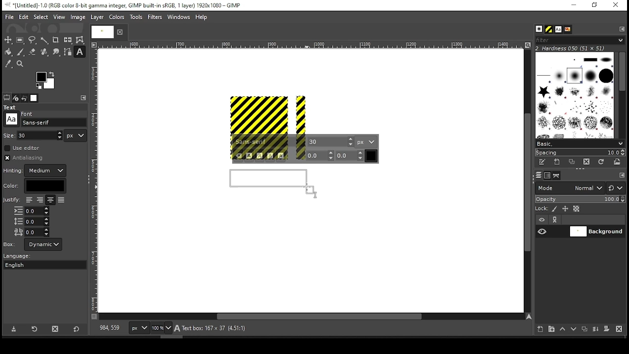  I want to click on eraser tool, so click(32, 52).